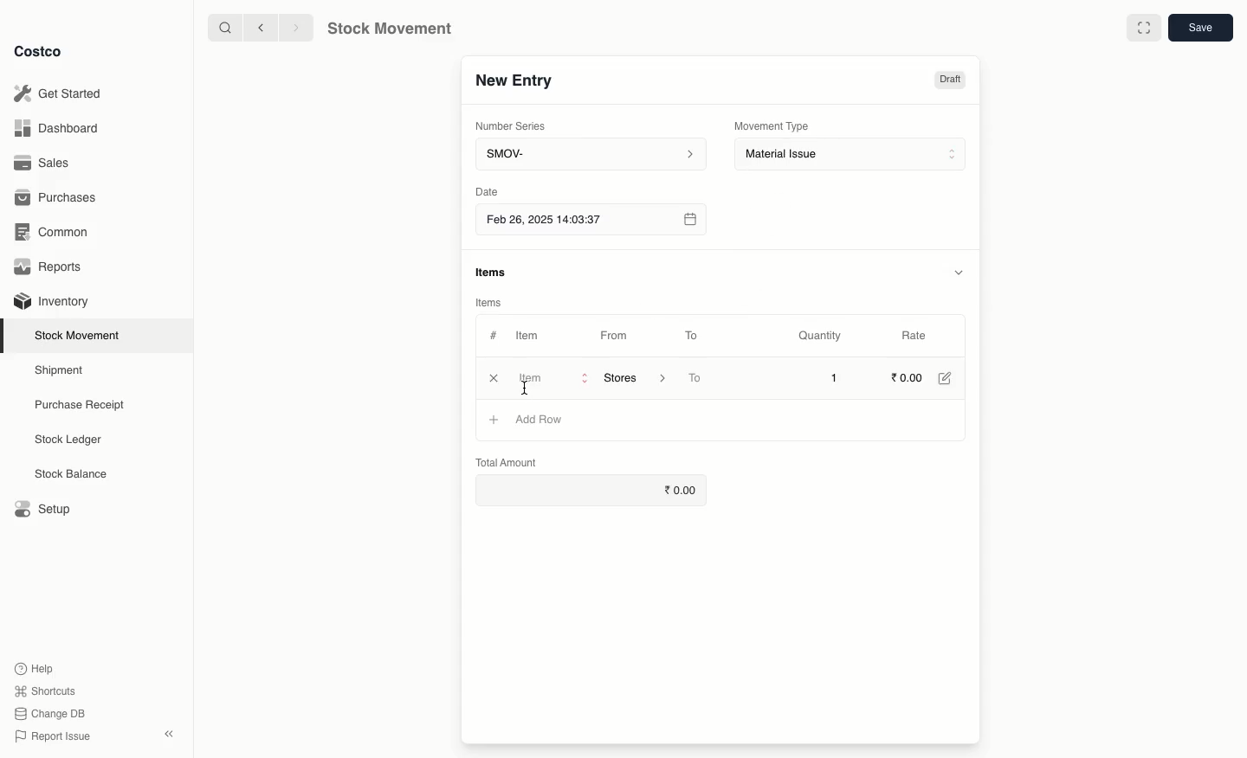  I want to click on 0.00, so click(908, 377).